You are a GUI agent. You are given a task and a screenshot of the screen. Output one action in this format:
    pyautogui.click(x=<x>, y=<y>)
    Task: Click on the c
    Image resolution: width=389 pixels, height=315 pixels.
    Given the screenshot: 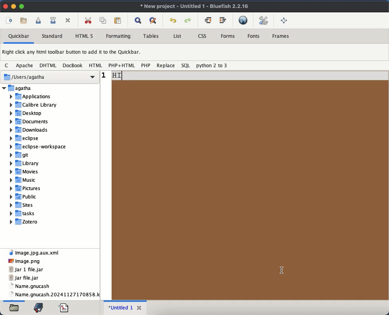 What is the action you would take?
    pyautogui.click(x=7, y=66)
    